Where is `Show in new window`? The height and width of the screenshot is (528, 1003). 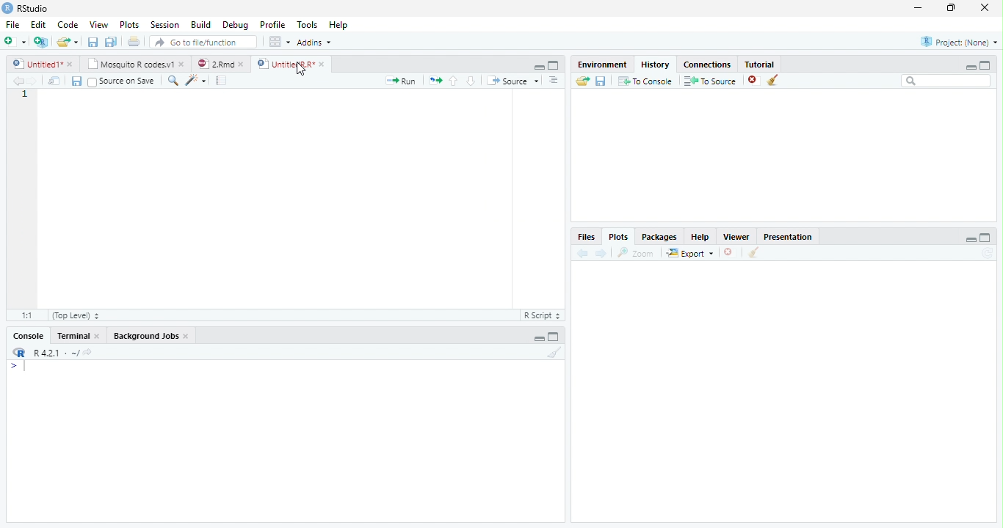
Show in new window is located at coordinates (54, 80).